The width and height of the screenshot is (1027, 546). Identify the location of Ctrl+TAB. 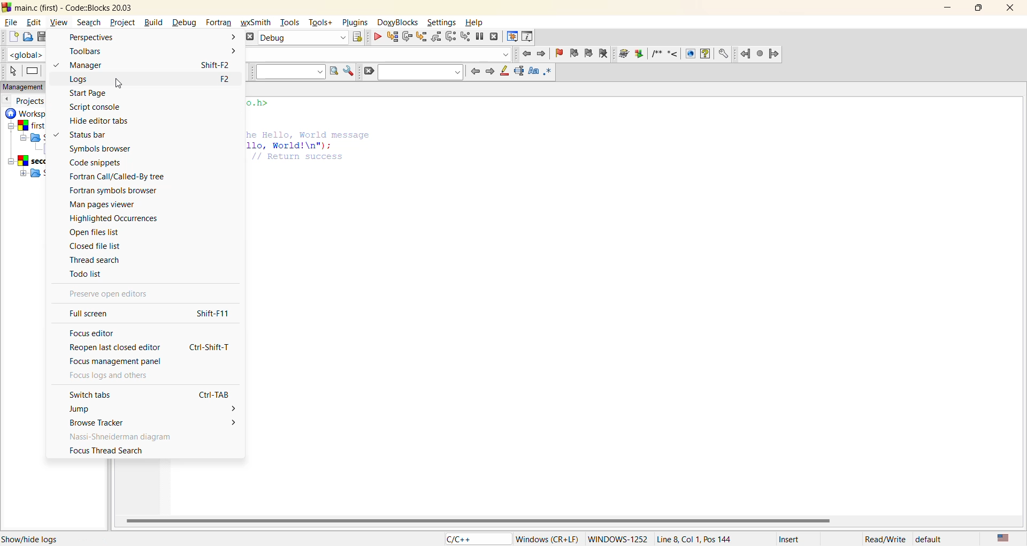
(217, 395).